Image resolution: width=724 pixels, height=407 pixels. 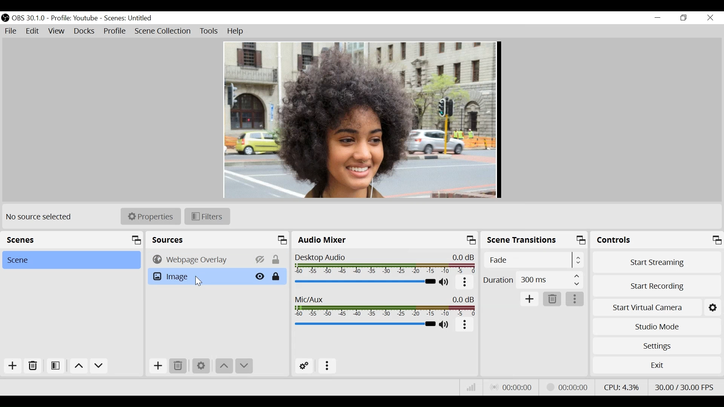 I want to click on Frame Per Second, so click(x=684, y=387).